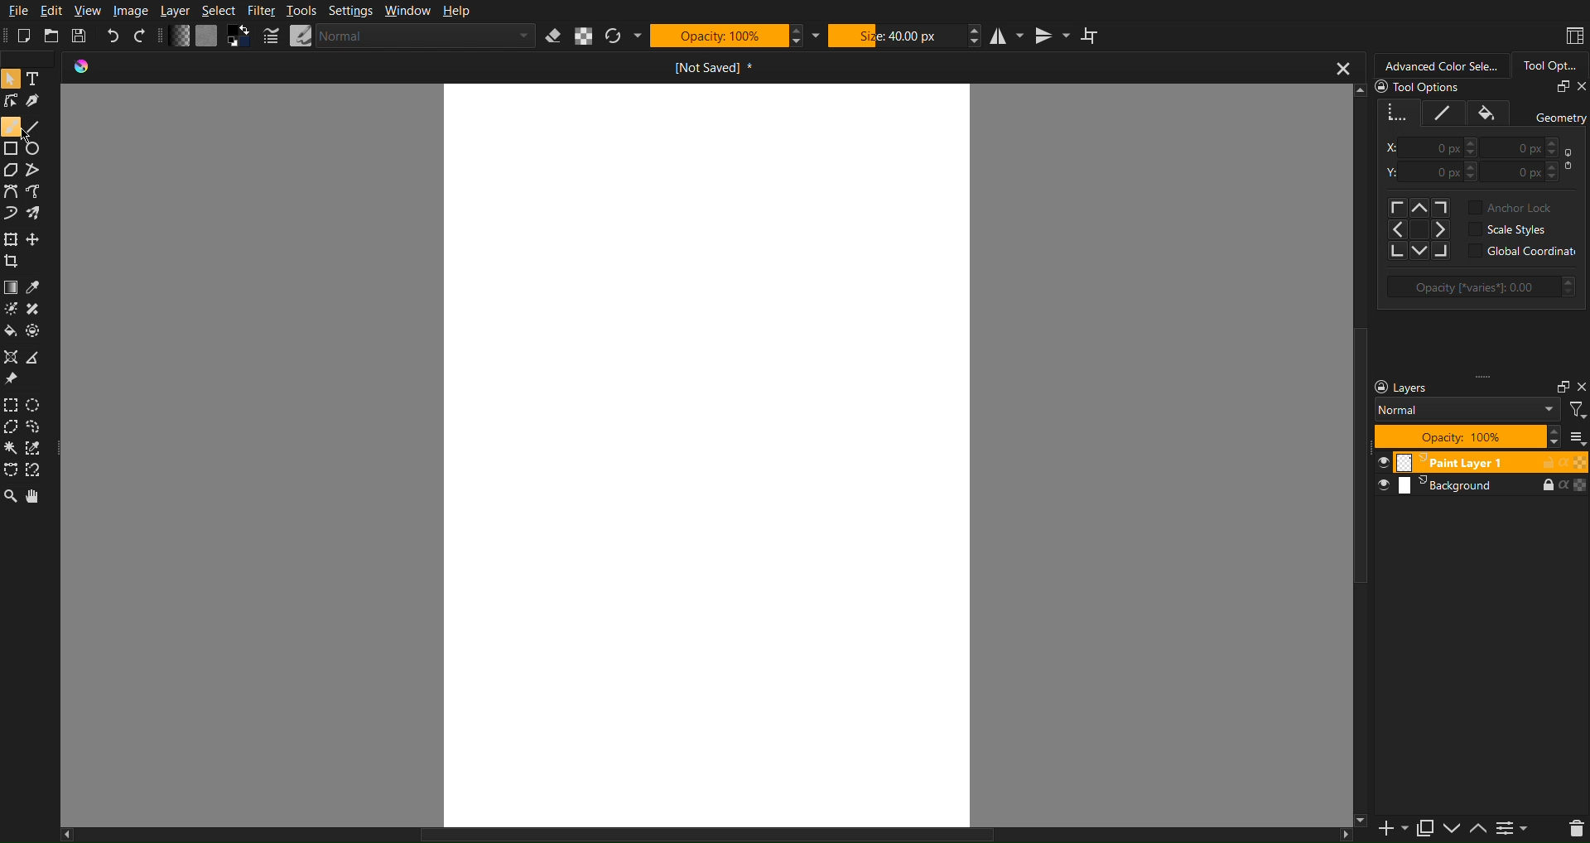 The height and width of the screenshot is (843, 1590). What do you see at coordinates (1009, 36) in the screenshot?
I see `Horizontal Mirror` at bounding box center [1009, 36].